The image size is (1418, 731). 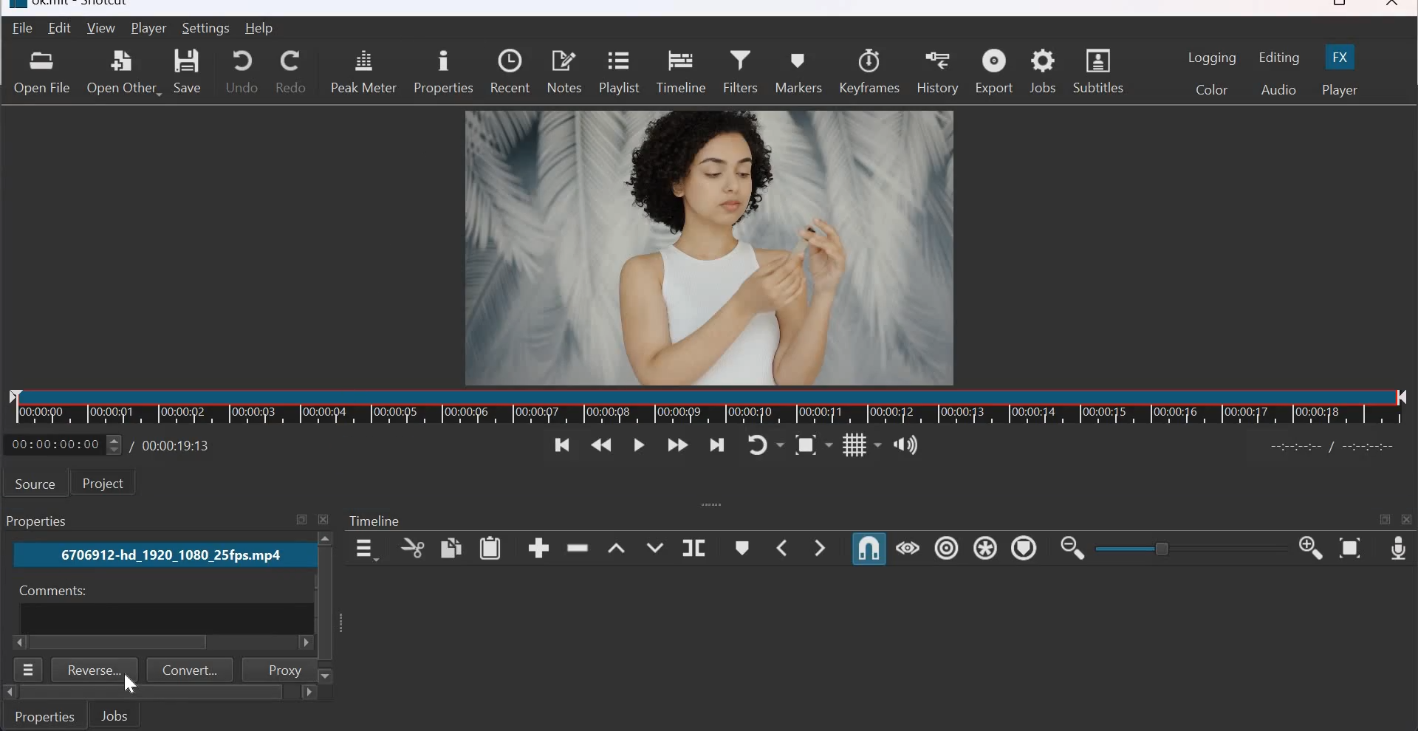 What do you see at coordinates (801, 72) in the screenshot?
I see `Markers` at bounding box center [801, 72].